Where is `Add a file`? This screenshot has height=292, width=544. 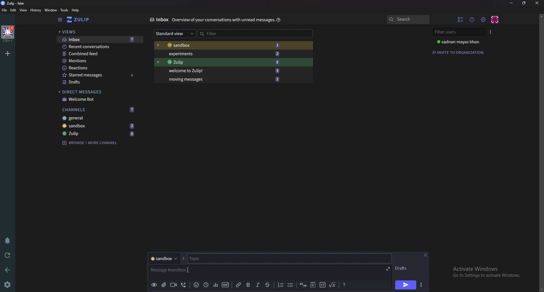
Add a file is located at coordinates (163, 285).